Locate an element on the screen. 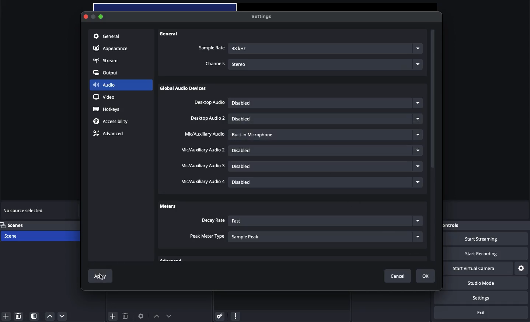 Image resolution: width=530 pixels, height=322 pixels. Maximize is located at coordinates (102, 16).